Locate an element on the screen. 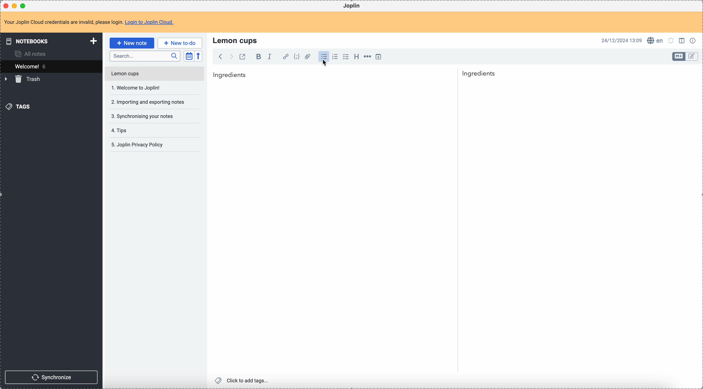 The width and height of the screenshot is (703, 389). spell checker is located at coordinates (657, 40).